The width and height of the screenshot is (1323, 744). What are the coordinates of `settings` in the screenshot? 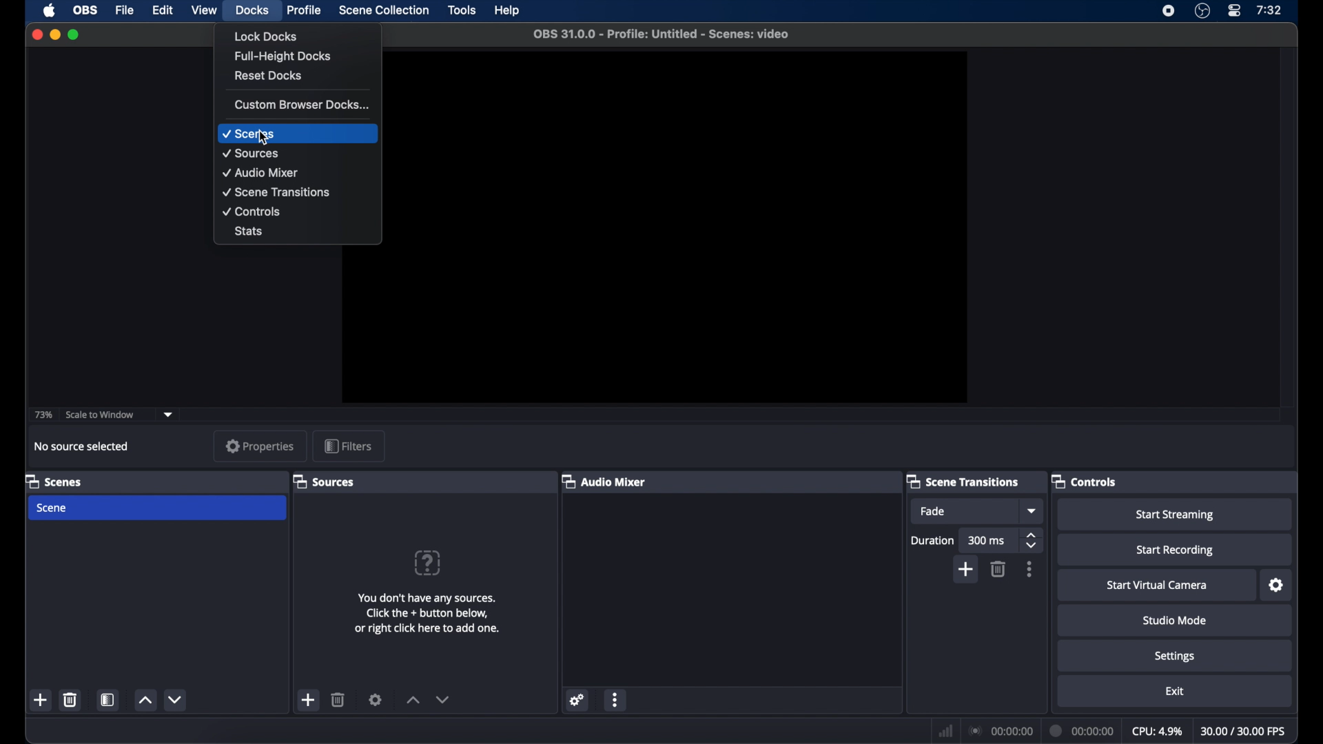 It's located at (1175, 657).